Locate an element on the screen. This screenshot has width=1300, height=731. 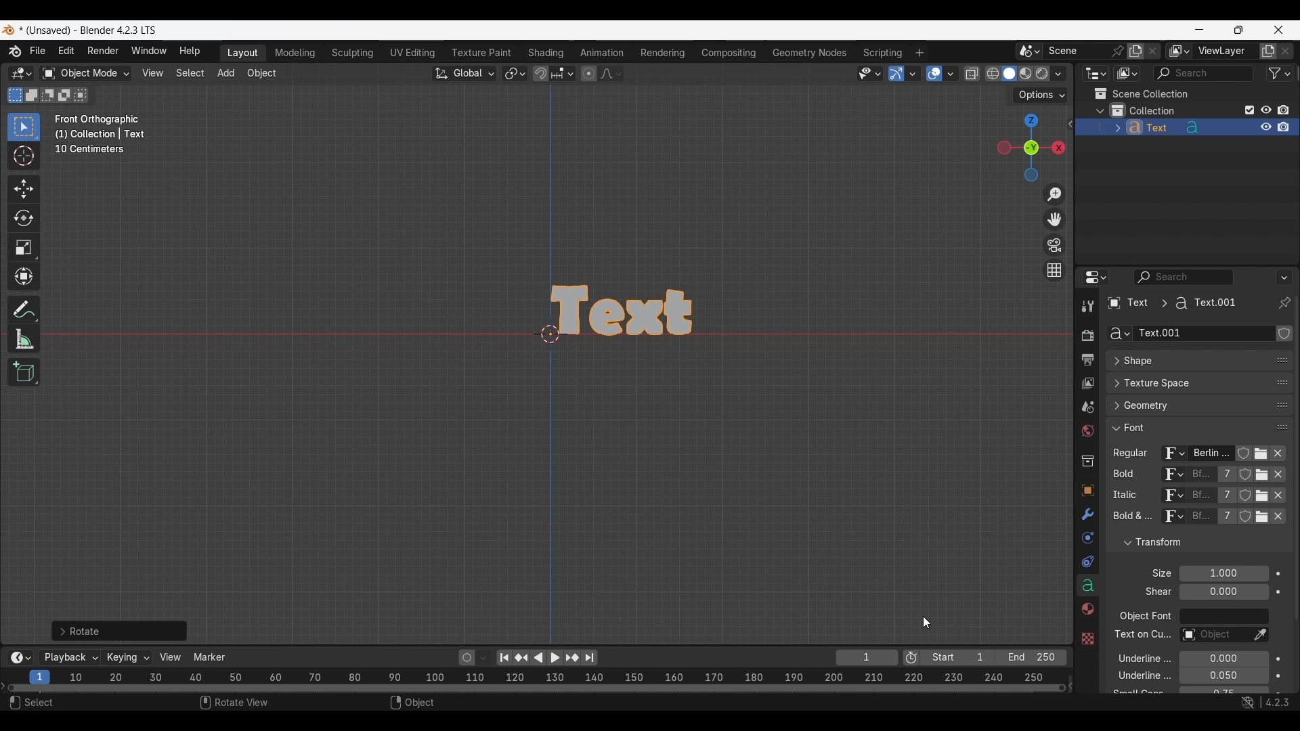
Edit menu is located at coordinates (66, 51).